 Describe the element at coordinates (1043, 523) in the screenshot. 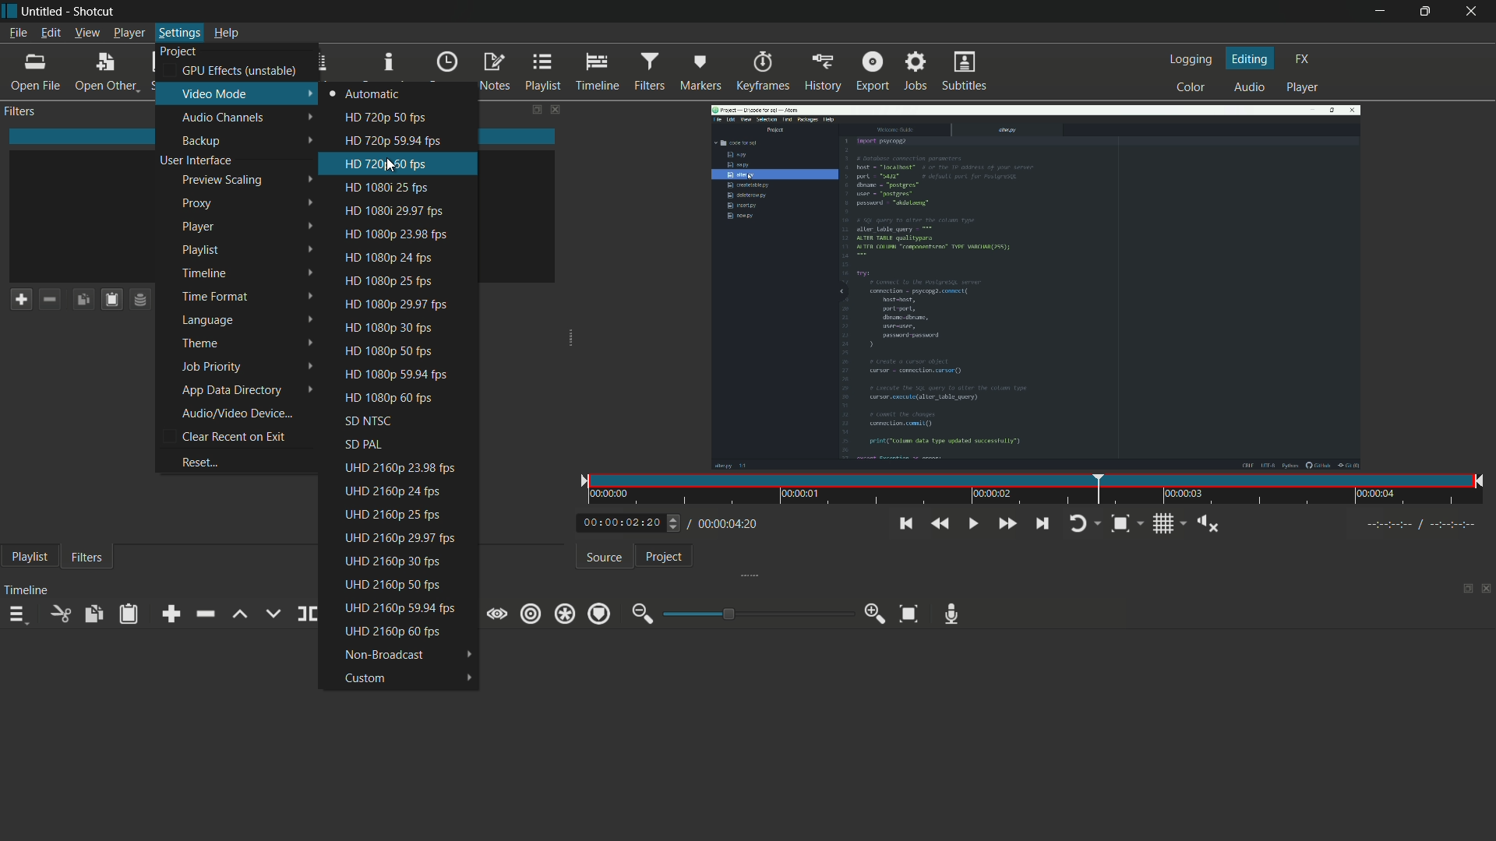

I see `skip to the next point` at that location.